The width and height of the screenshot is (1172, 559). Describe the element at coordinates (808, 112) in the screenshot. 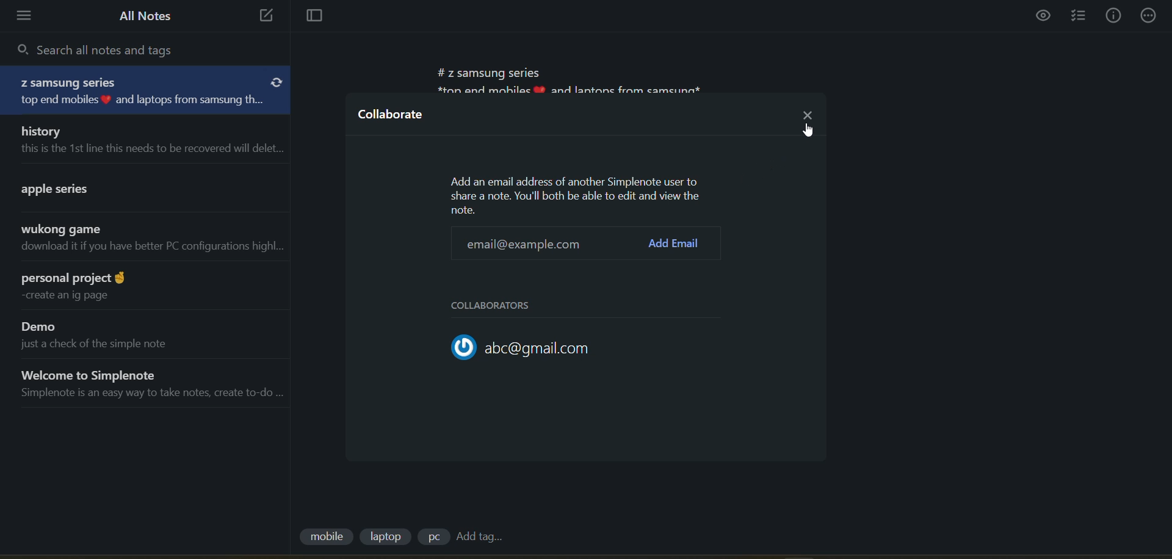

I see `close` at that location.